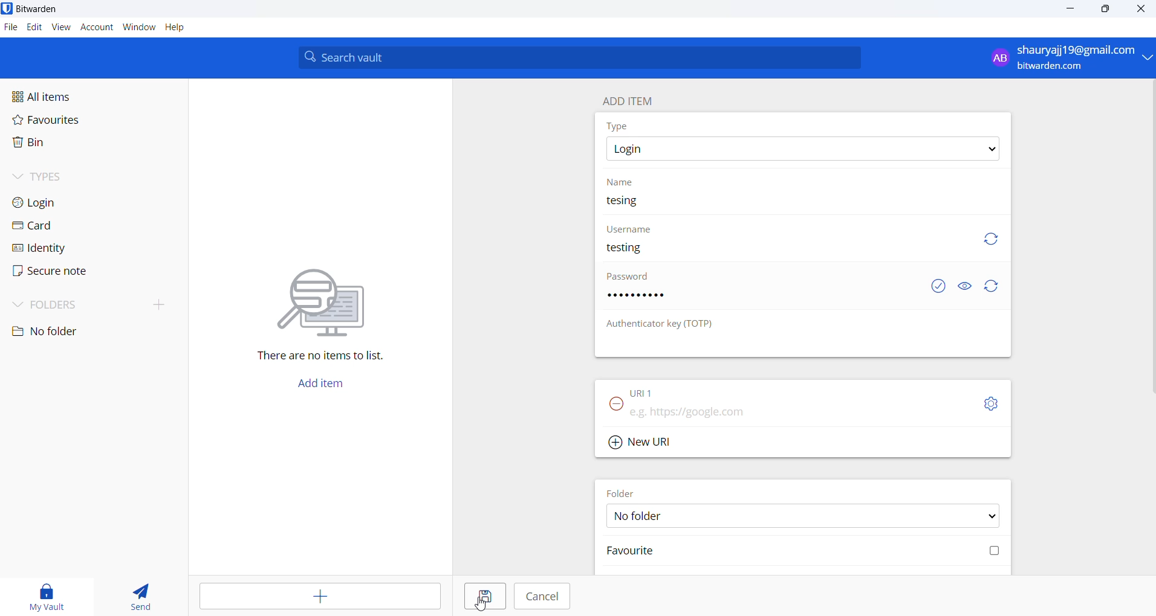  What do you see at coordinates (940, 286) in the screenshot?
I see `check if password is exposed or not` at bounding box center [940, 286].